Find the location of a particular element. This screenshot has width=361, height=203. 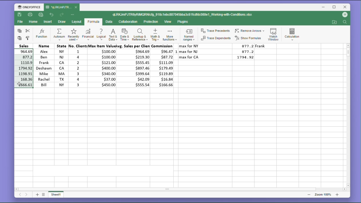

maths & trig is located at coordinates (155, 35).